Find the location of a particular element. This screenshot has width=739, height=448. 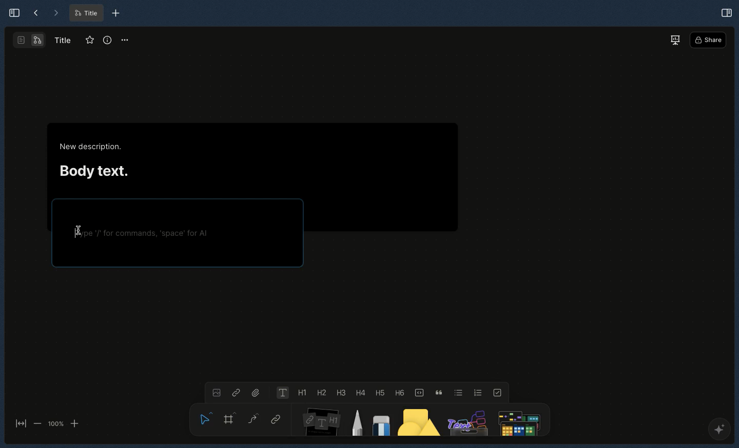

Heading 1 is located at coordinates (301, 393).